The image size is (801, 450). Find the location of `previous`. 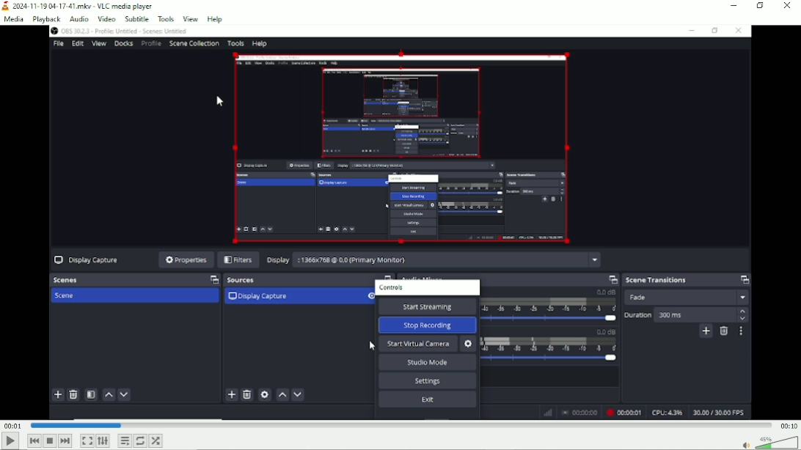

previous is located at coordinates (34, 441).